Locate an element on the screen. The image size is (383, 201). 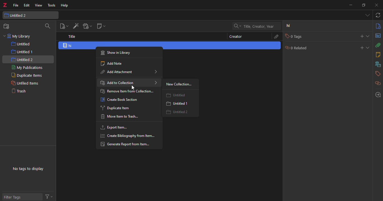
library is located at coordinates (377, 64).